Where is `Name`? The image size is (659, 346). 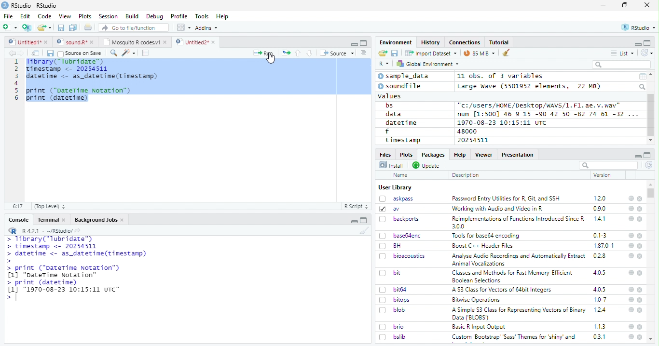
Name is located at coordinates (401, 175).